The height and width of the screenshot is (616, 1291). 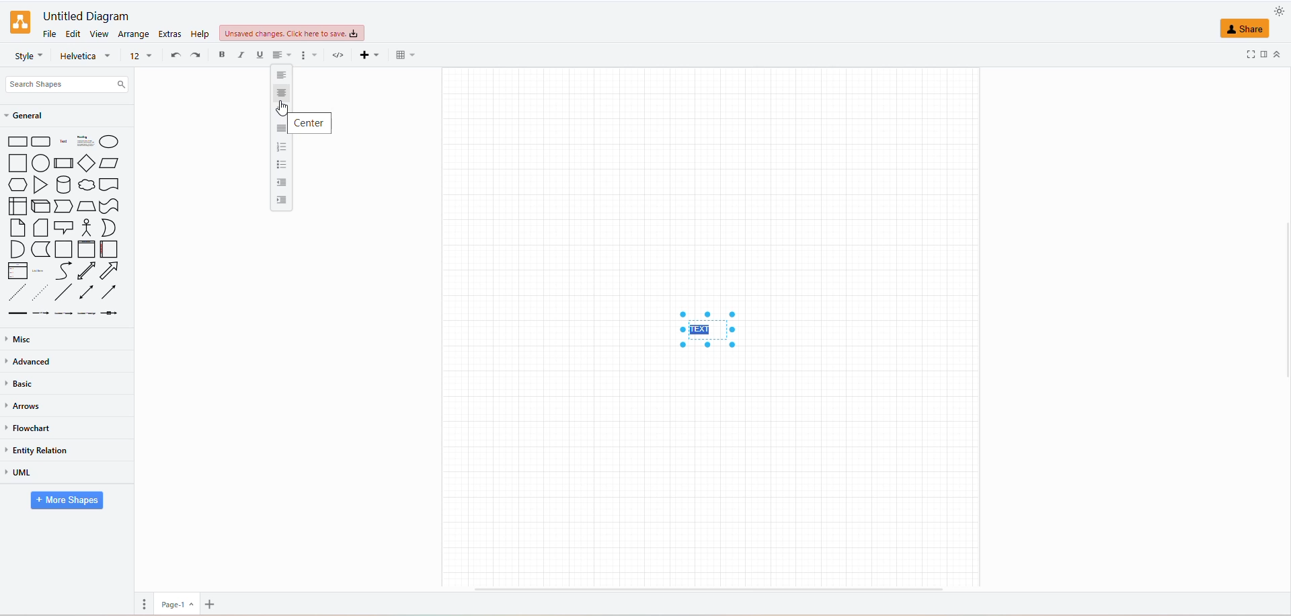 What do you see at coordinates (283, 147) in the screenshot?
I see `numbered list` at bounding box center [283, 147].